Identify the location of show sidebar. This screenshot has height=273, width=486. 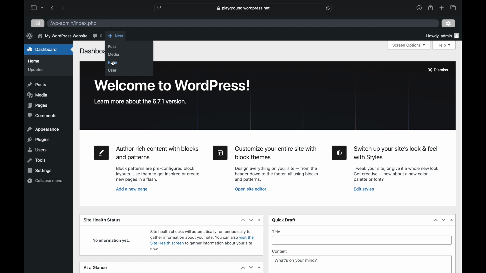
(33, 8).